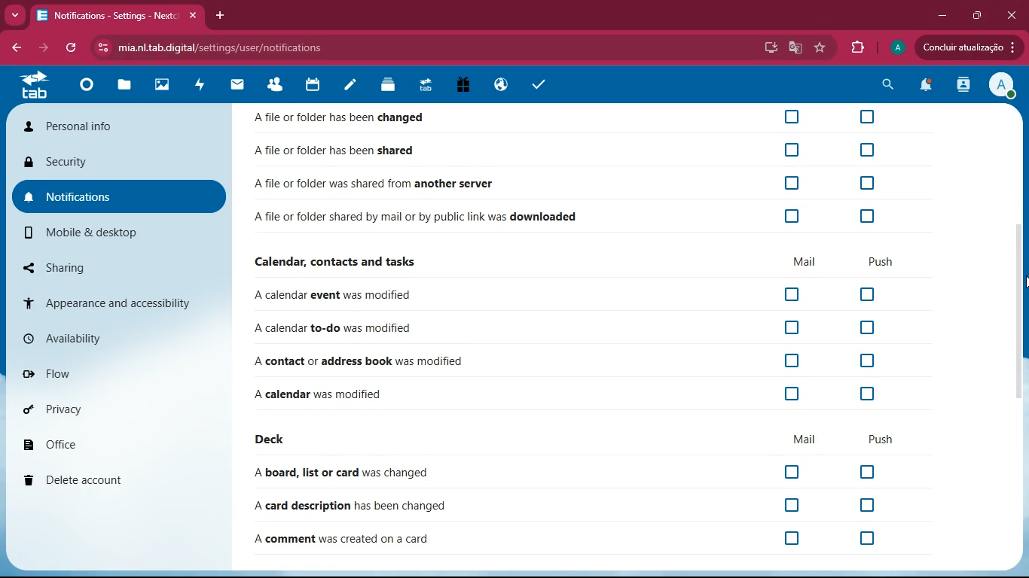 The image size is (1029, 578). What do you see at coordinates (317, 85) in the screenshot?
I see `calendar` at bounding box center [317, 85].